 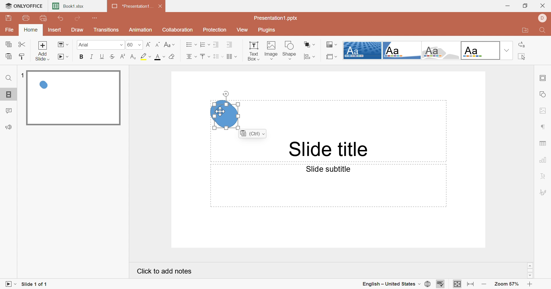 What do you see at coordinates (441, 50) in the screenshot?
I see `Turtle` at bounding box center [441, 50].